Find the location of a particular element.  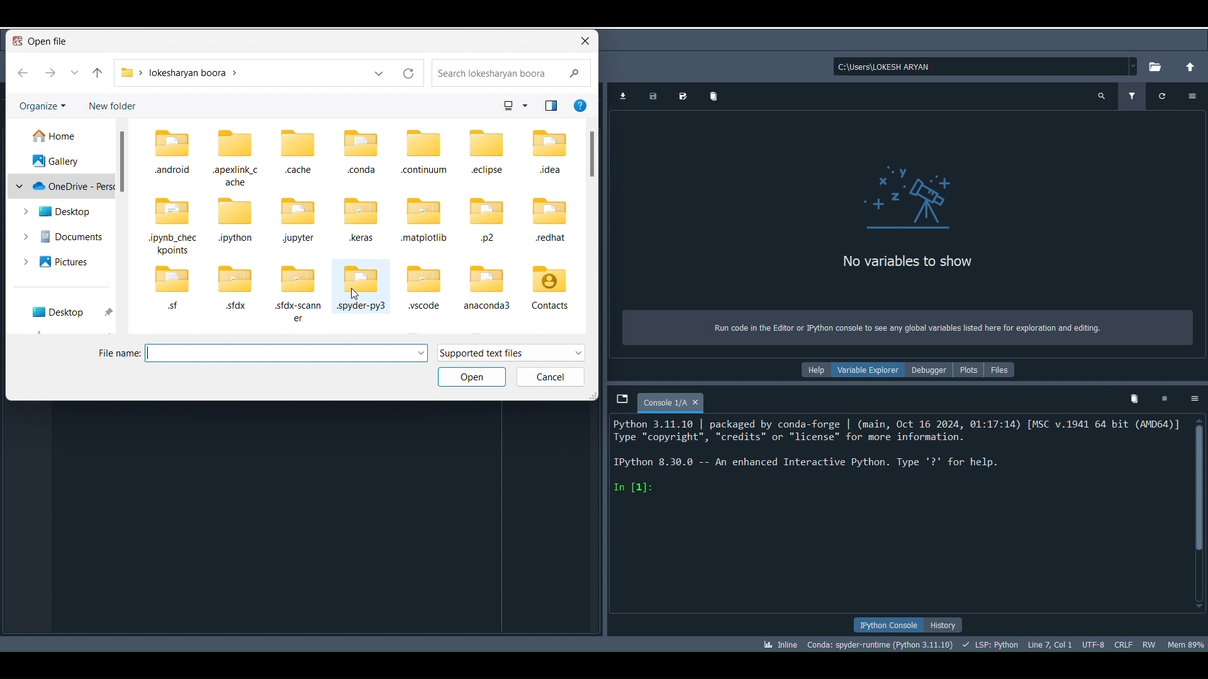

Cursor is located at coordinates (350, 294).